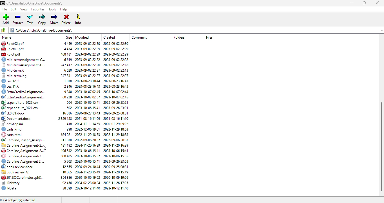 The width and height of the screenshot is (384, 203). I want to click on 5703, so click(68, 162).